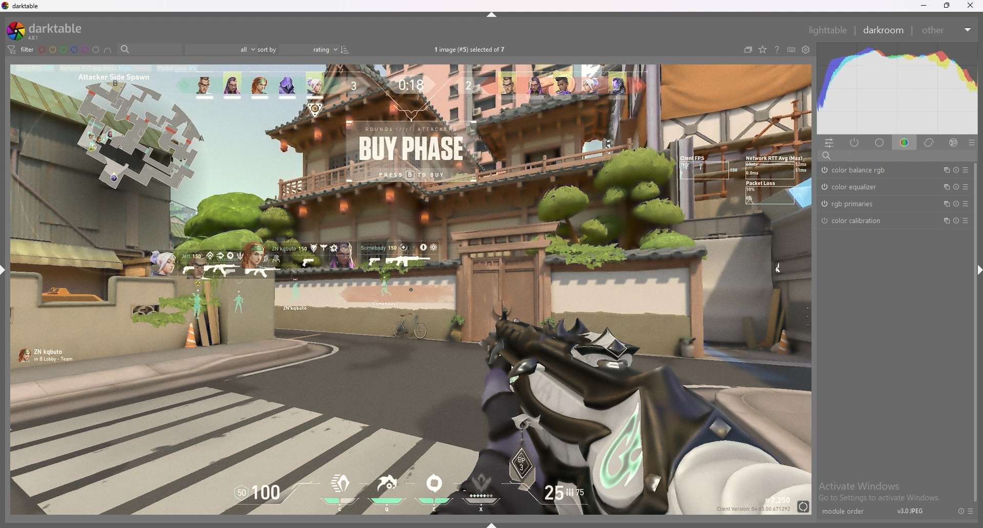 The image size is (983, 528). I want to click on resize, so click(947, 6).